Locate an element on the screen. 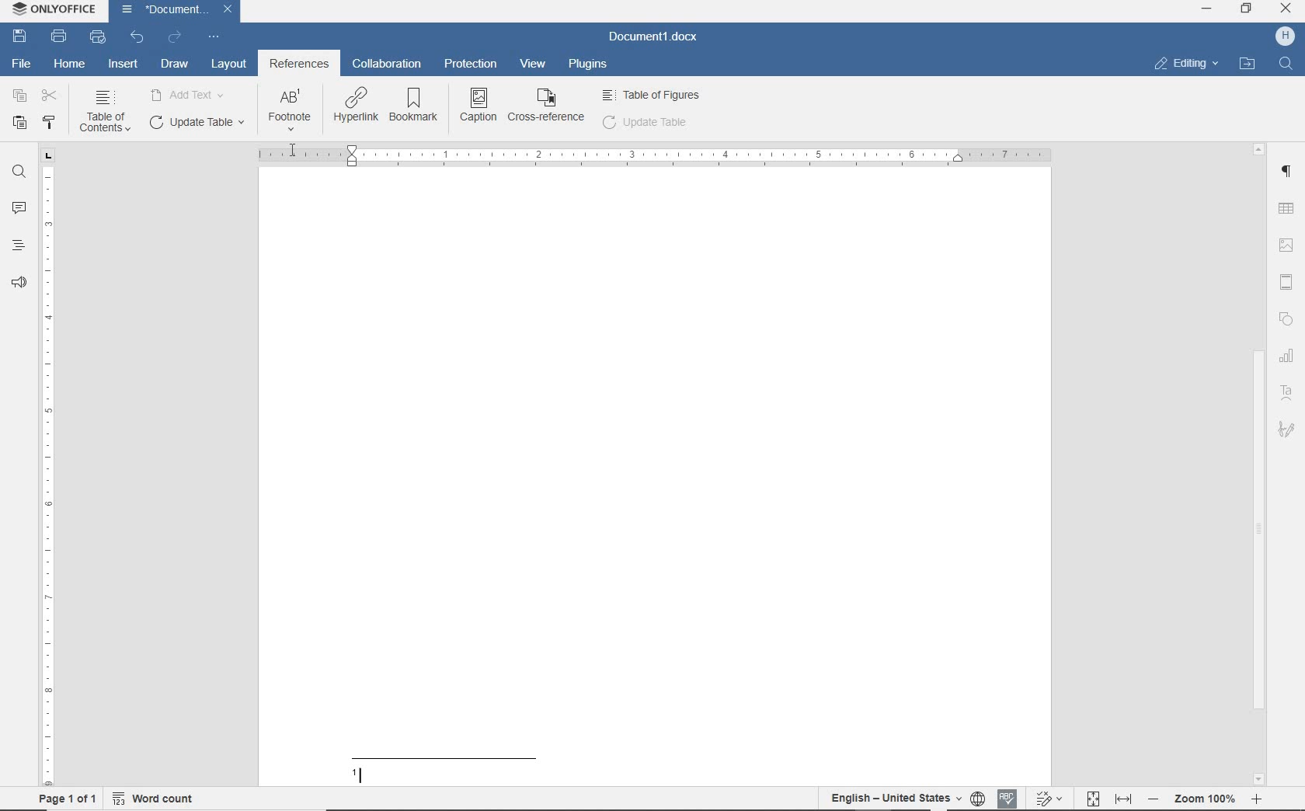  plugins is located at coordinates (591, 65).